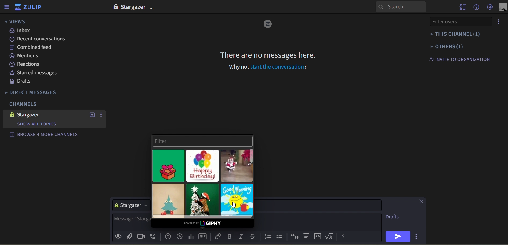 The height and width of the screenshot is (245, 508). I want to click on gif, so click(203, 235).